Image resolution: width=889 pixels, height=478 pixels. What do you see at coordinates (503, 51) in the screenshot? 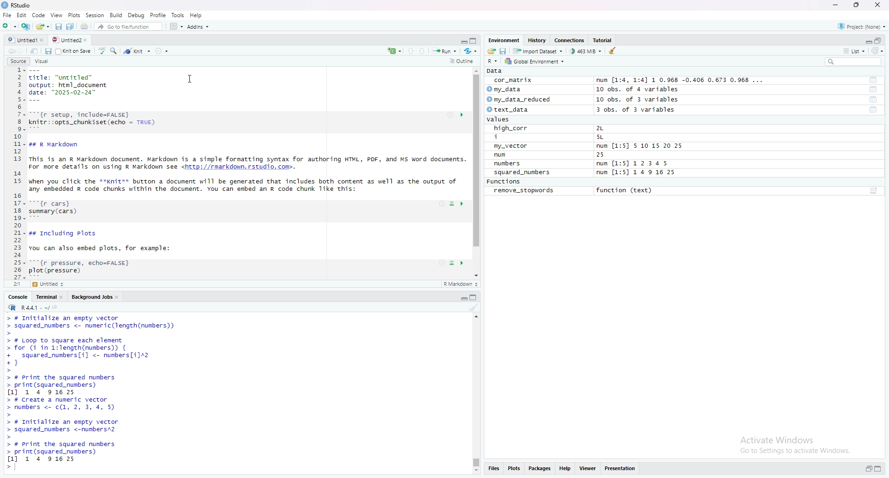
I see `Save workspace` at bounding box center [503, 51].